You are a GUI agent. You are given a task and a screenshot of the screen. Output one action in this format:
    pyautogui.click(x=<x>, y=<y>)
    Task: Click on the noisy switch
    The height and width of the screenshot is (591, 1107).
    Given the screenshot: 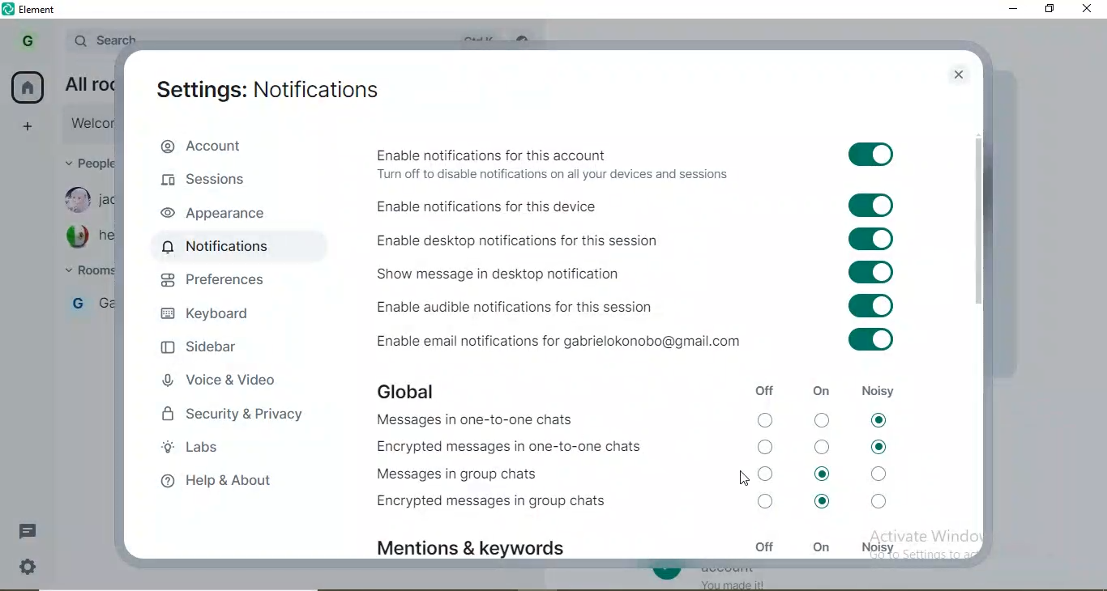 What is the action you would take?
    pyautogui.click(x=880, y=501)
    